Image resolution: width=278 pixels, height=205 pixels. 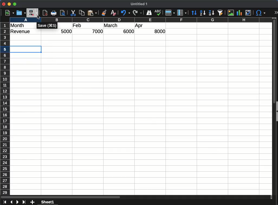 What do you see at coordinates (140, 4) in the screenshot?
I see `Untitled 1` at bounding box center [140, 4].